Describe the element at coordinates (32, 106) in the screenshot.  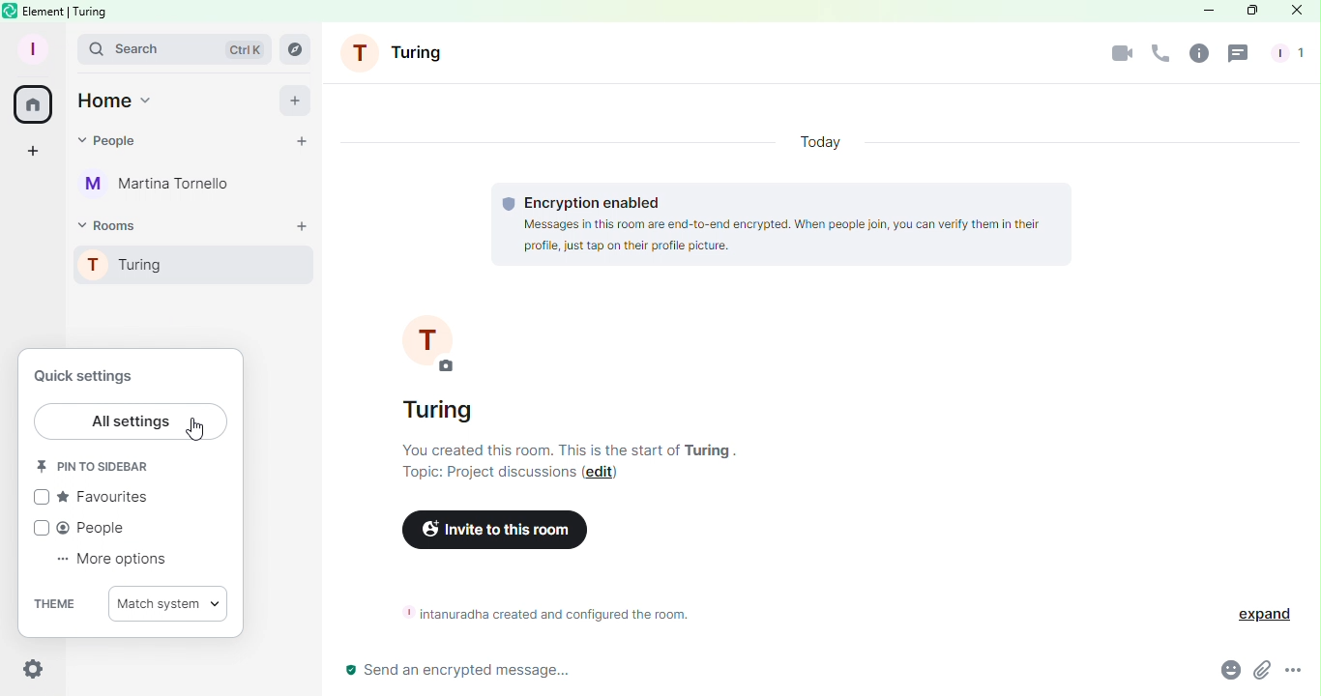
I see `Home` at that location.